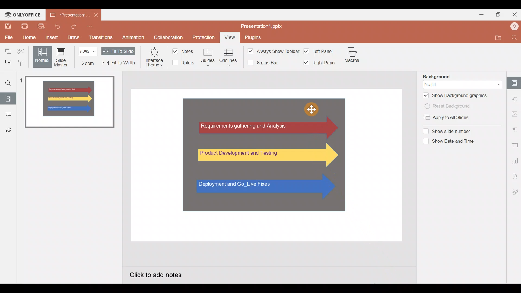  I want to click on Open file location, so click(496, 38).